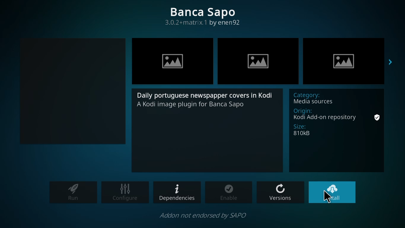  I want to click on origin, so click(326, 114).